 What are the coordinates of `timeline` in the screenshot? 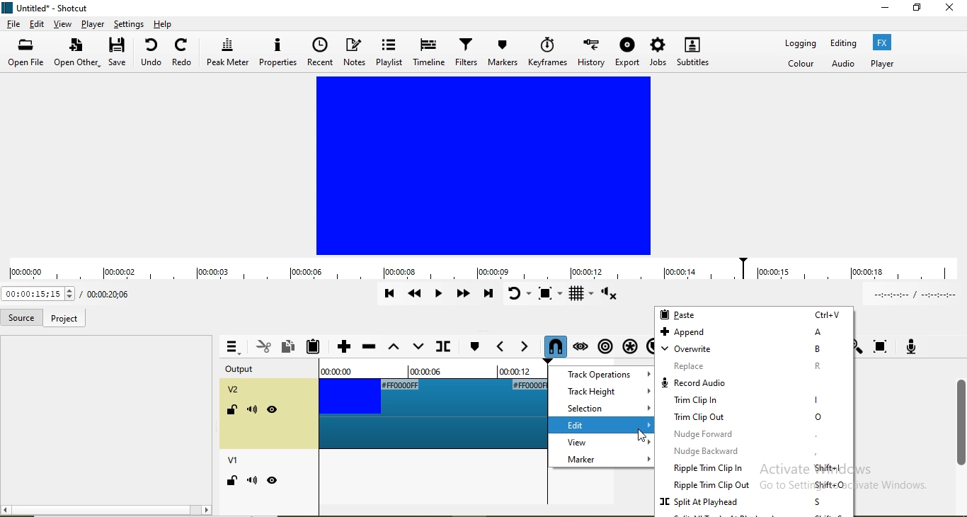 It's located at (428, 51).